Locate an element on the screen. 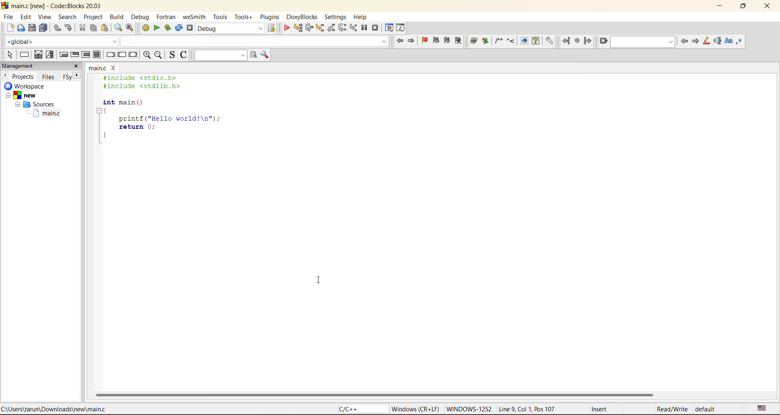 This screenshot has height=415, width=780. various info is located at coordinates (401, 28).